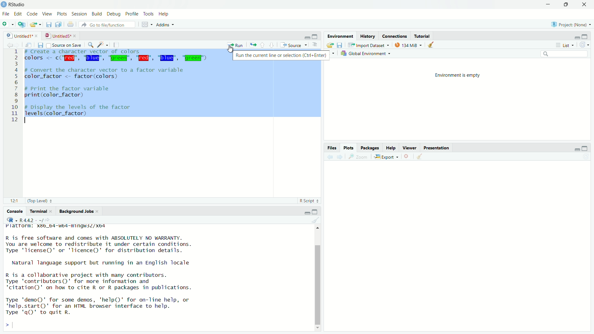  I want to click on (top level), so click(42, 201).